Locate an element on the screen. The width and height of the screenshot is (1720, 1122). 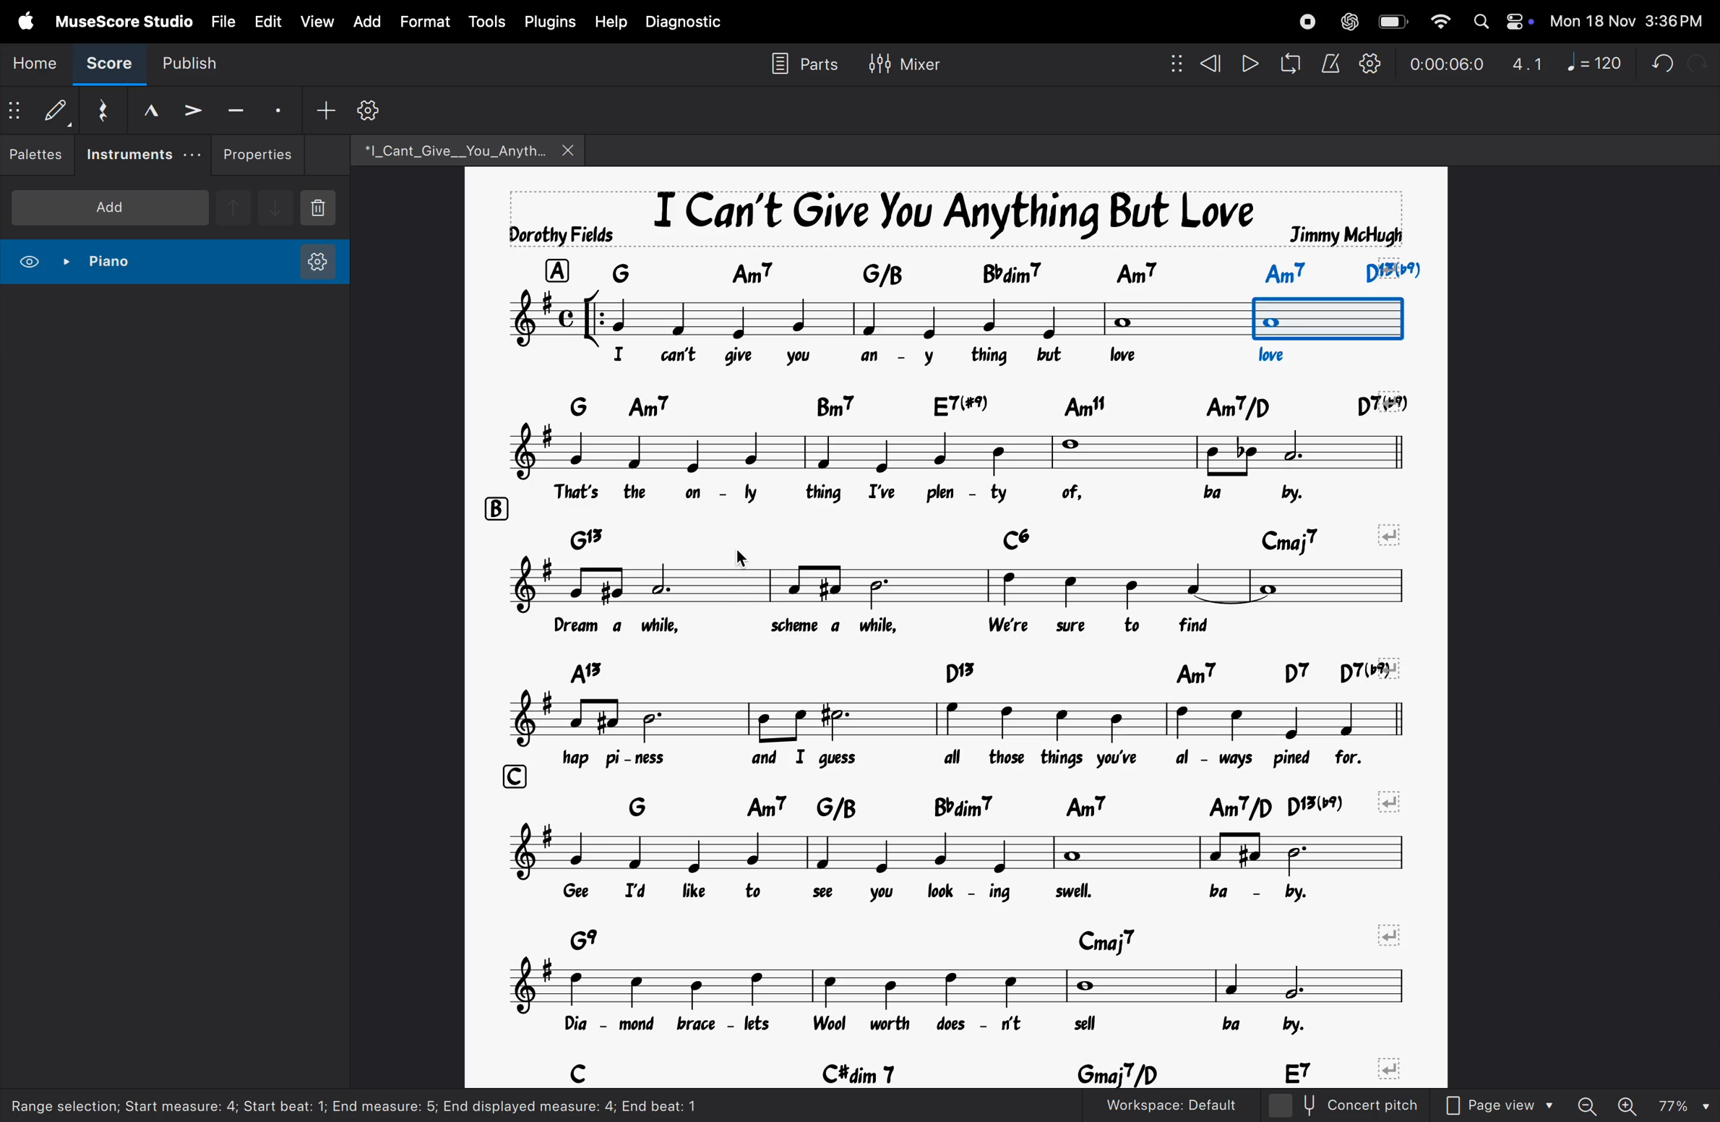
notes is located at coordinates (970, 854).